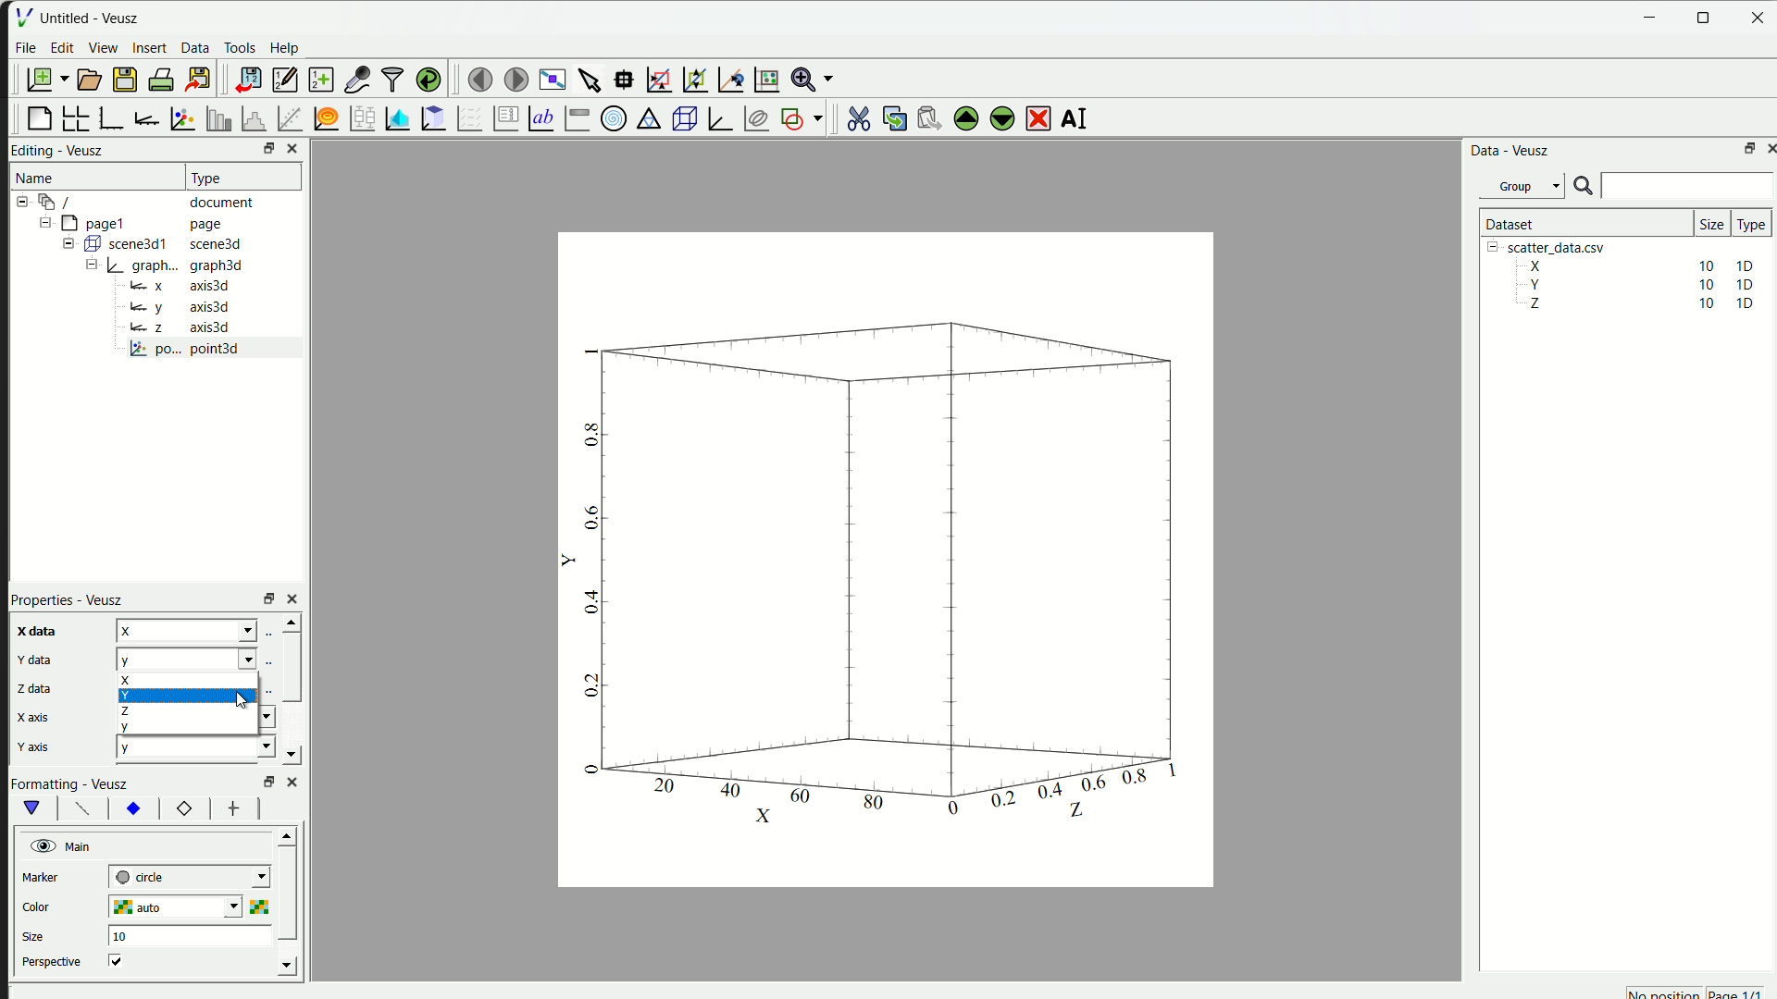 The width and height of the screenshot is (1777, 999). I want to click on add the shap to the plot, so click(801, 117).